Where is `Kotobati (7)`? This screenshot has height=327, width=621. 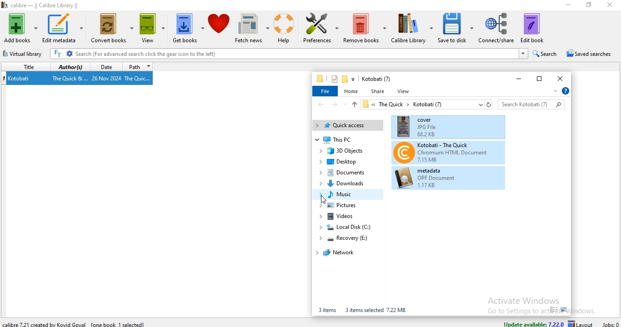
Kotobati (7) is located at coordinates (376, 79).